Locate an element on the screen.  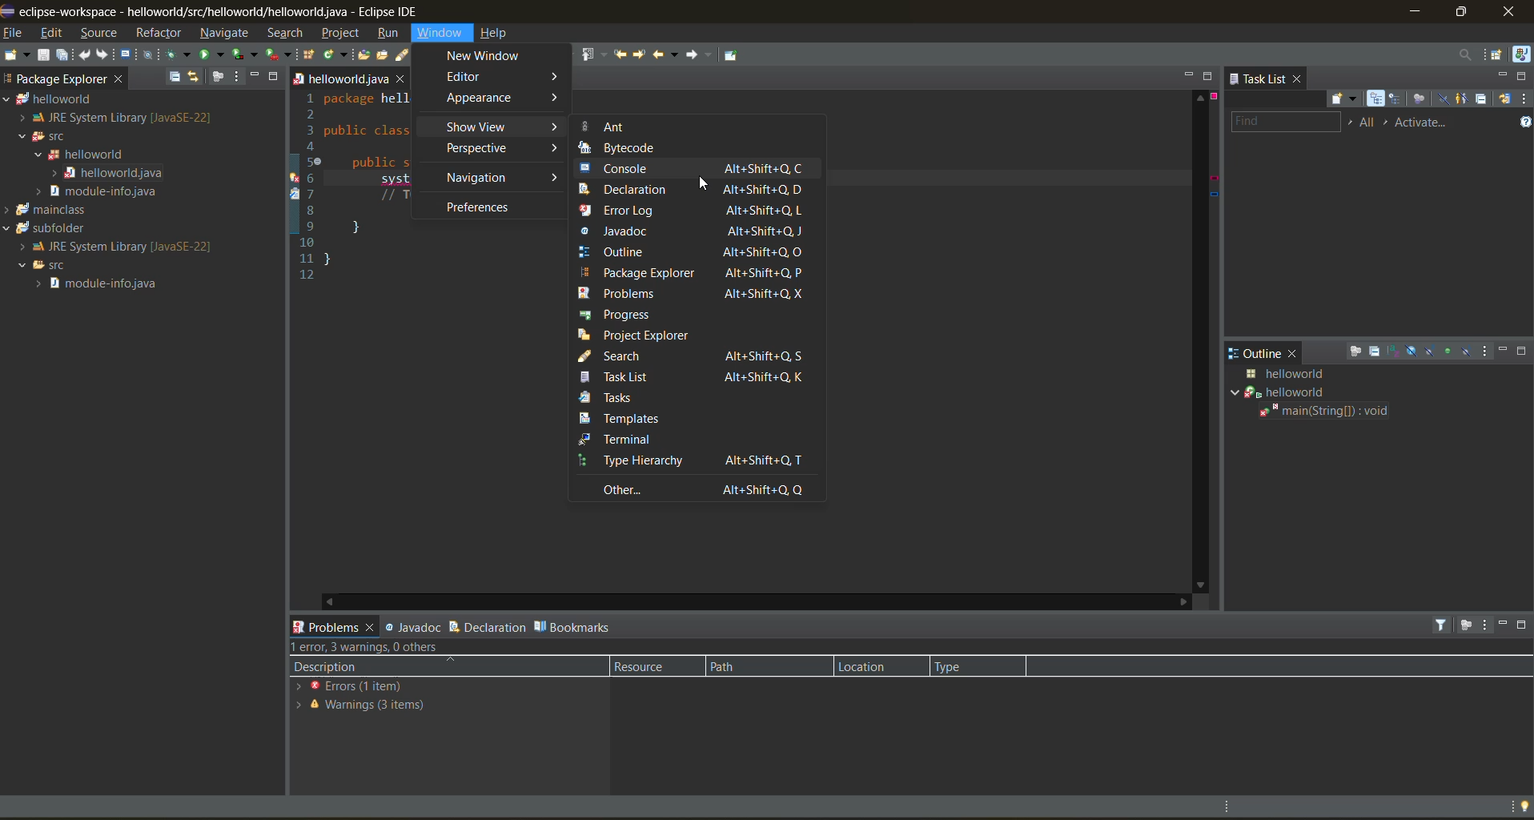
hide static fields and methods is located at coordinates (1435, 352).